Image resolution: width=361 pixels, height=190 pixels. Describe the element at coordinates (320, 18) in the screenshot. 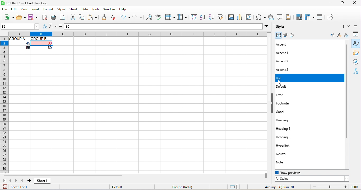

I see `split window` at that location.